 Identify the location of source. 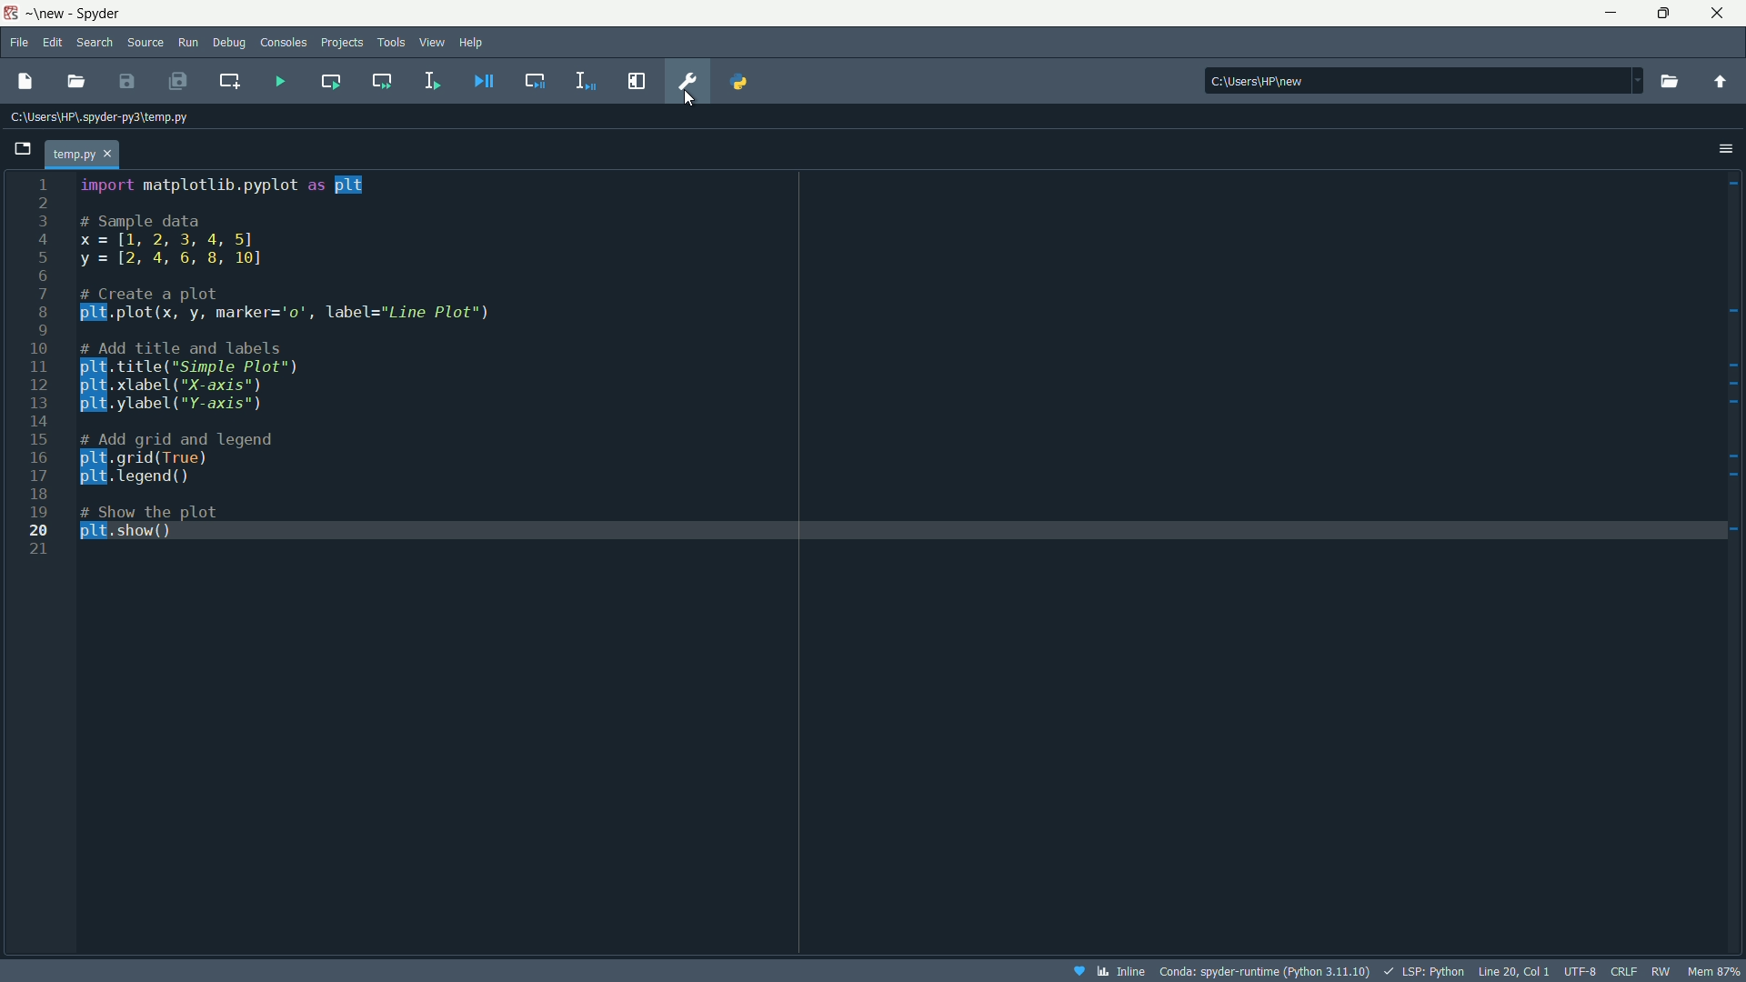
(145, 44).